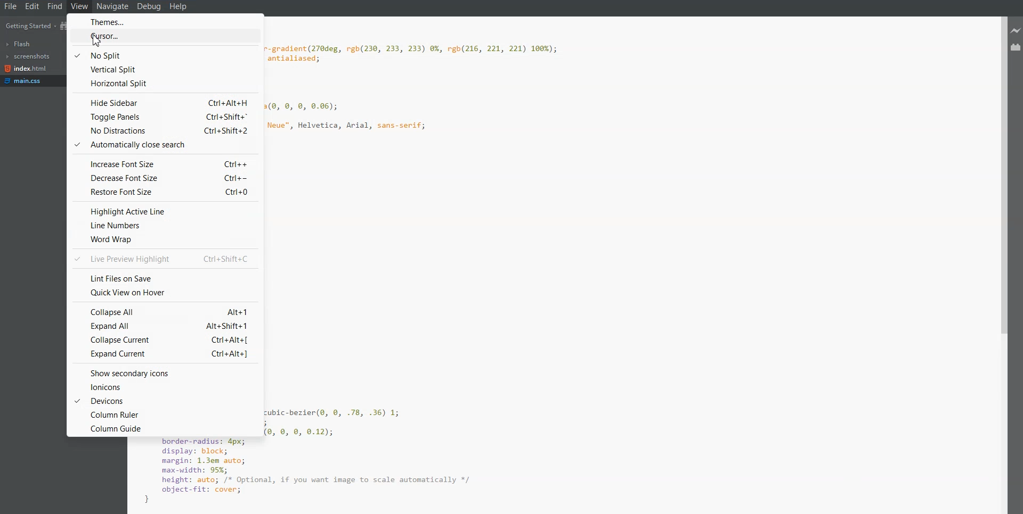 This screenshot has height=514, width=1023. I want to click on Find, so click(55, 6).